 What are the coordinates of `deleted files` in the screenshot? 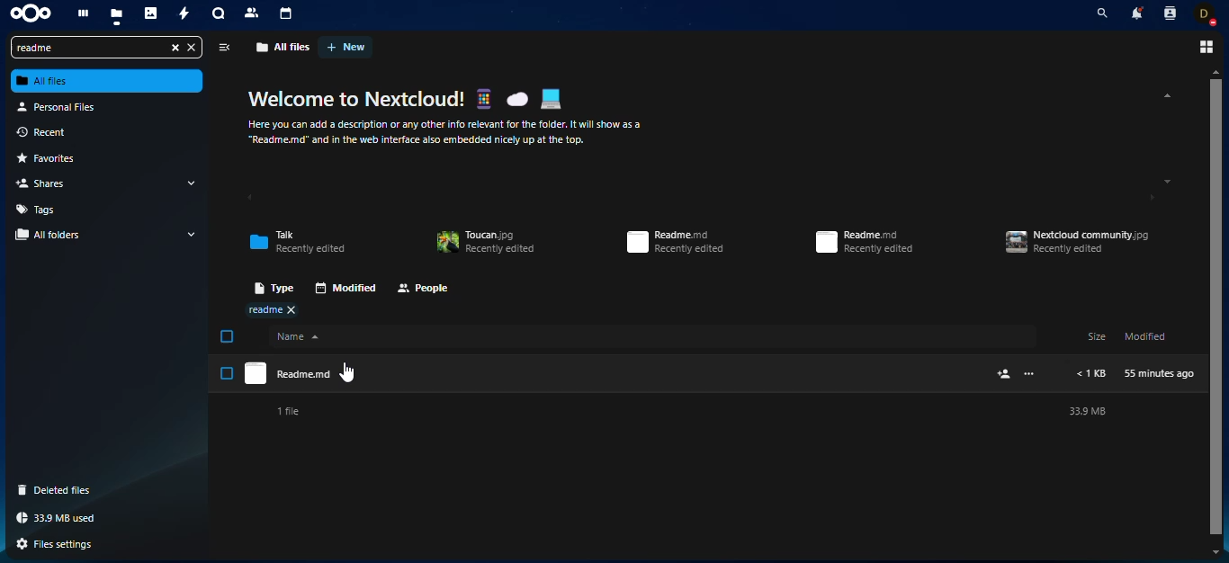 It's located at (59, 490).